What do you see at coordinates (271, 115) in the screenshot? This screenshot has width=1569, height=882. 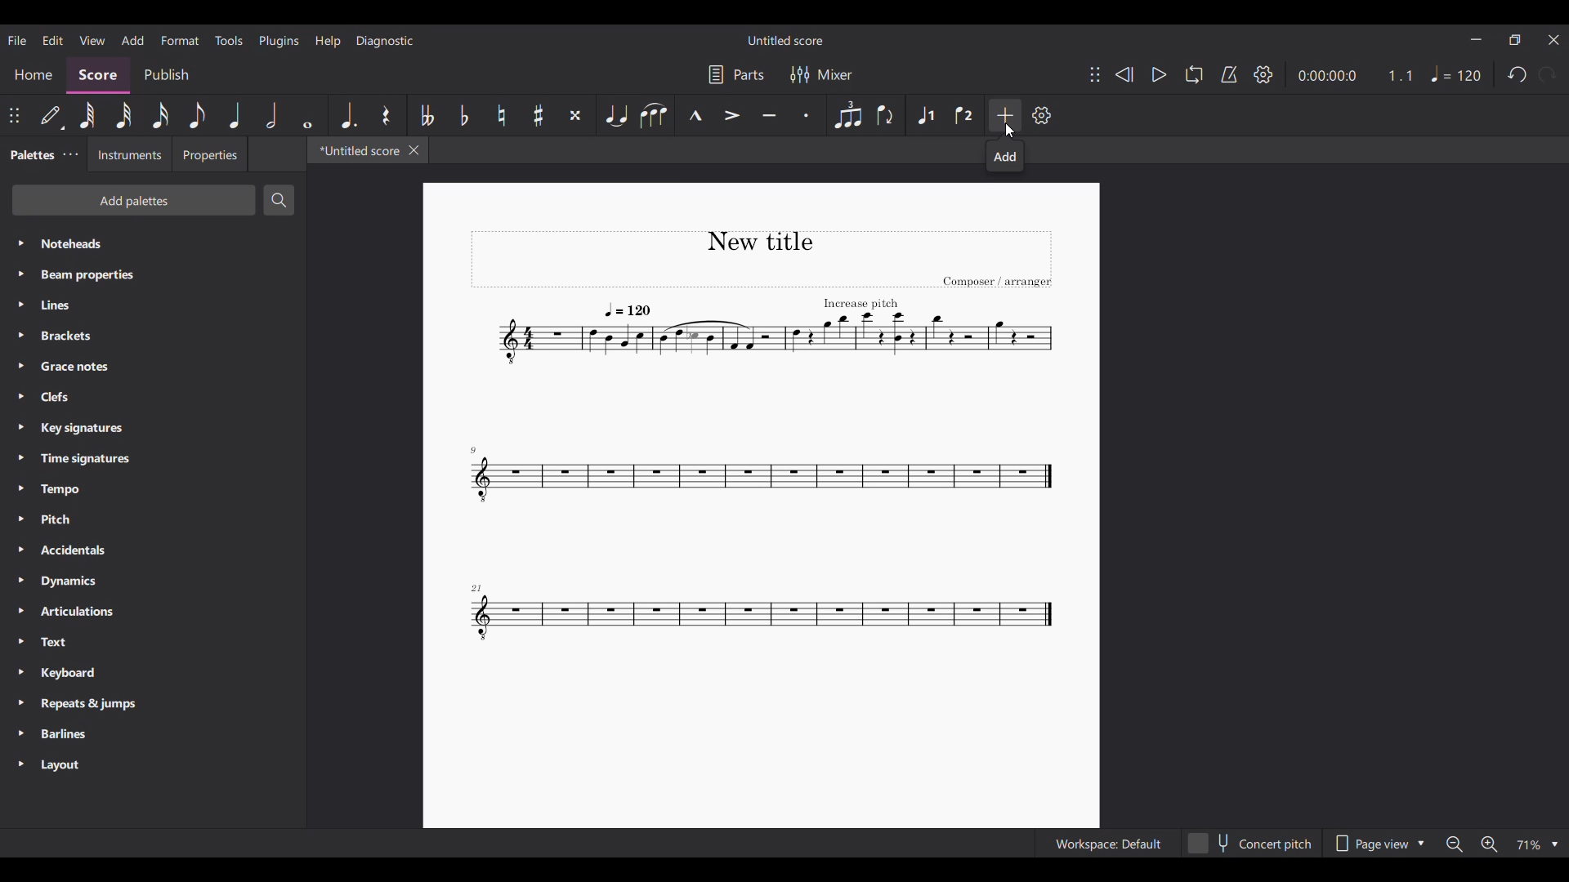 I see `Half note` at bounding box center [271, 115].